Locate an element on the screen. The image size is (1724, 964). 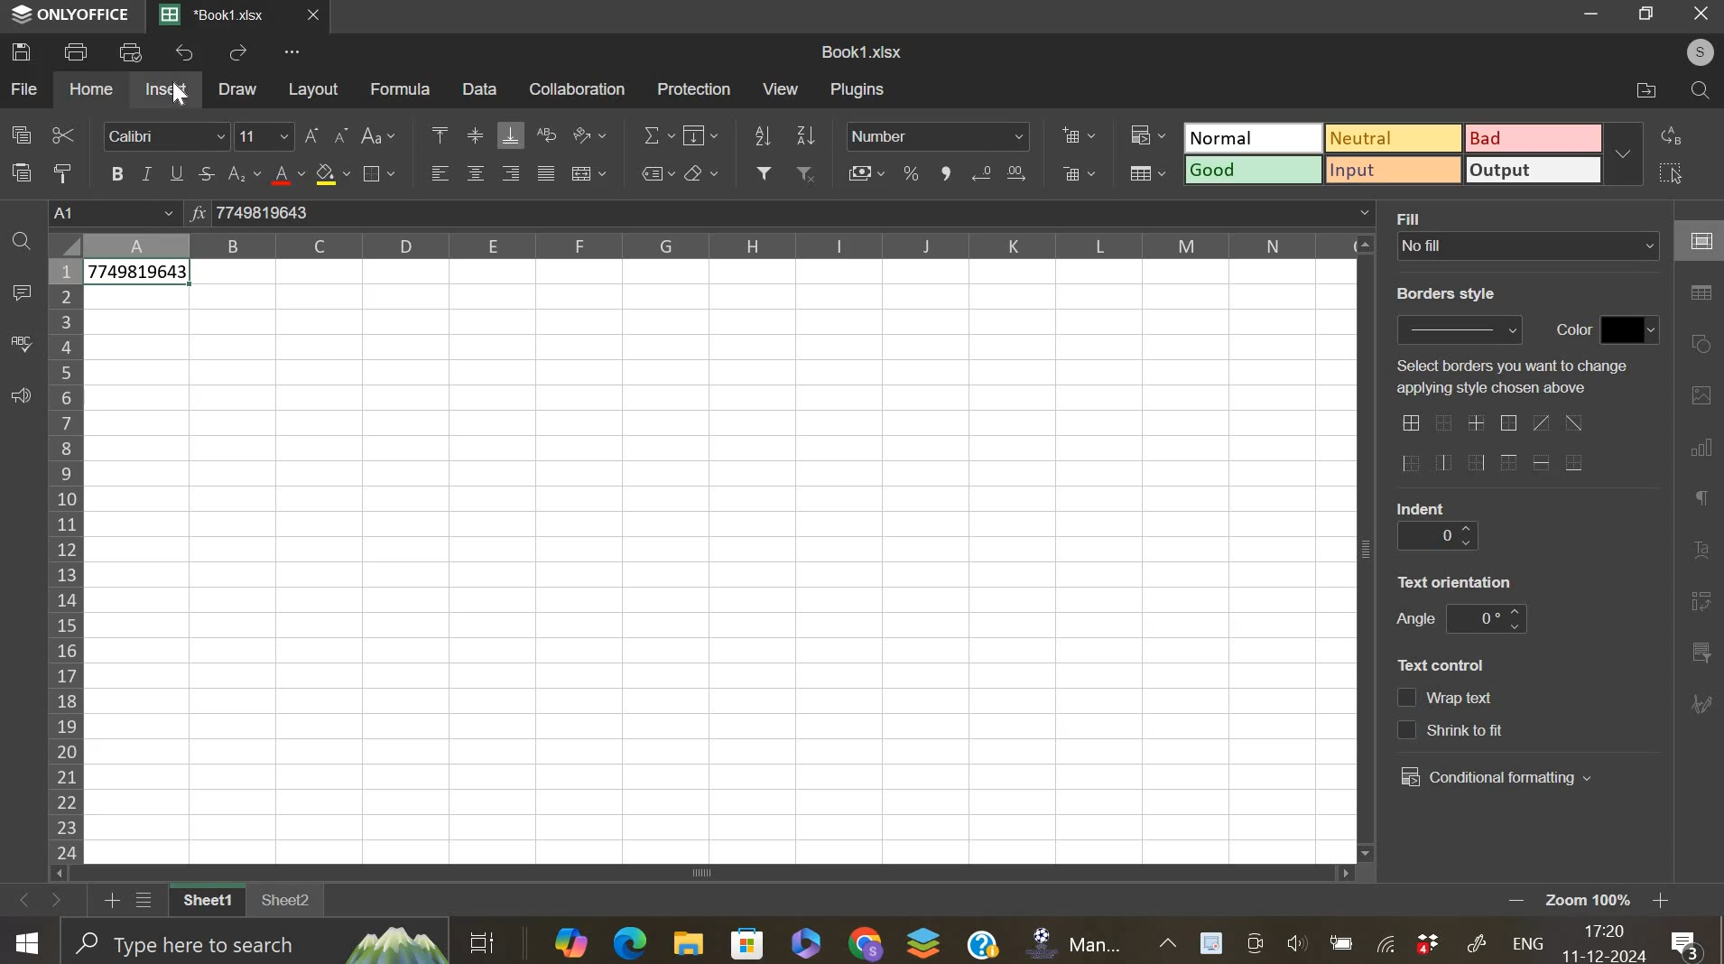
data is located at coordinates (482, 88).